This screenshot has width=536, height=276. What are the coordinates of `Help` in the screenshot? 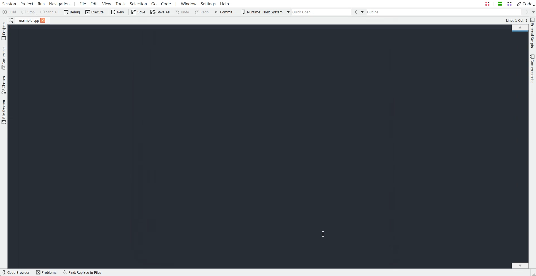 It's located at (225, 4).